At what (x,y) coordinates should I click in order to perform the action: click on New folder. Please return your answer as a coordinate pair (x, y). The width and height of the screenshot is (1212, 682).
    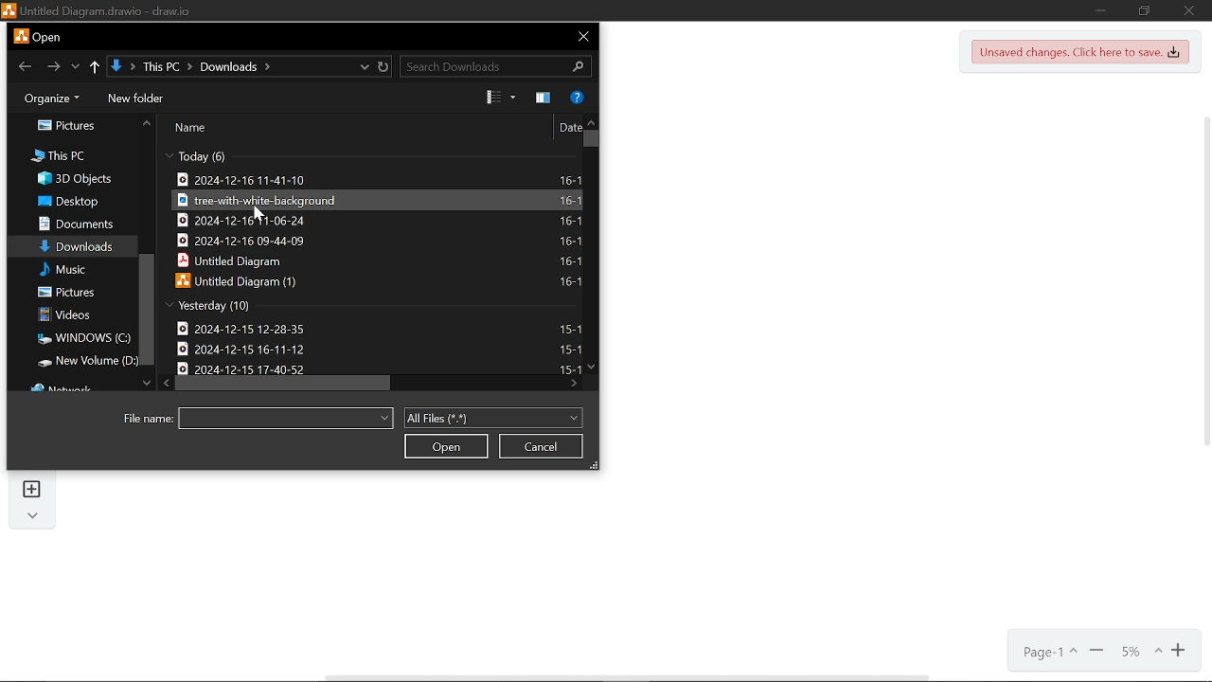
    Looking at the image, I should click on (138, 98).